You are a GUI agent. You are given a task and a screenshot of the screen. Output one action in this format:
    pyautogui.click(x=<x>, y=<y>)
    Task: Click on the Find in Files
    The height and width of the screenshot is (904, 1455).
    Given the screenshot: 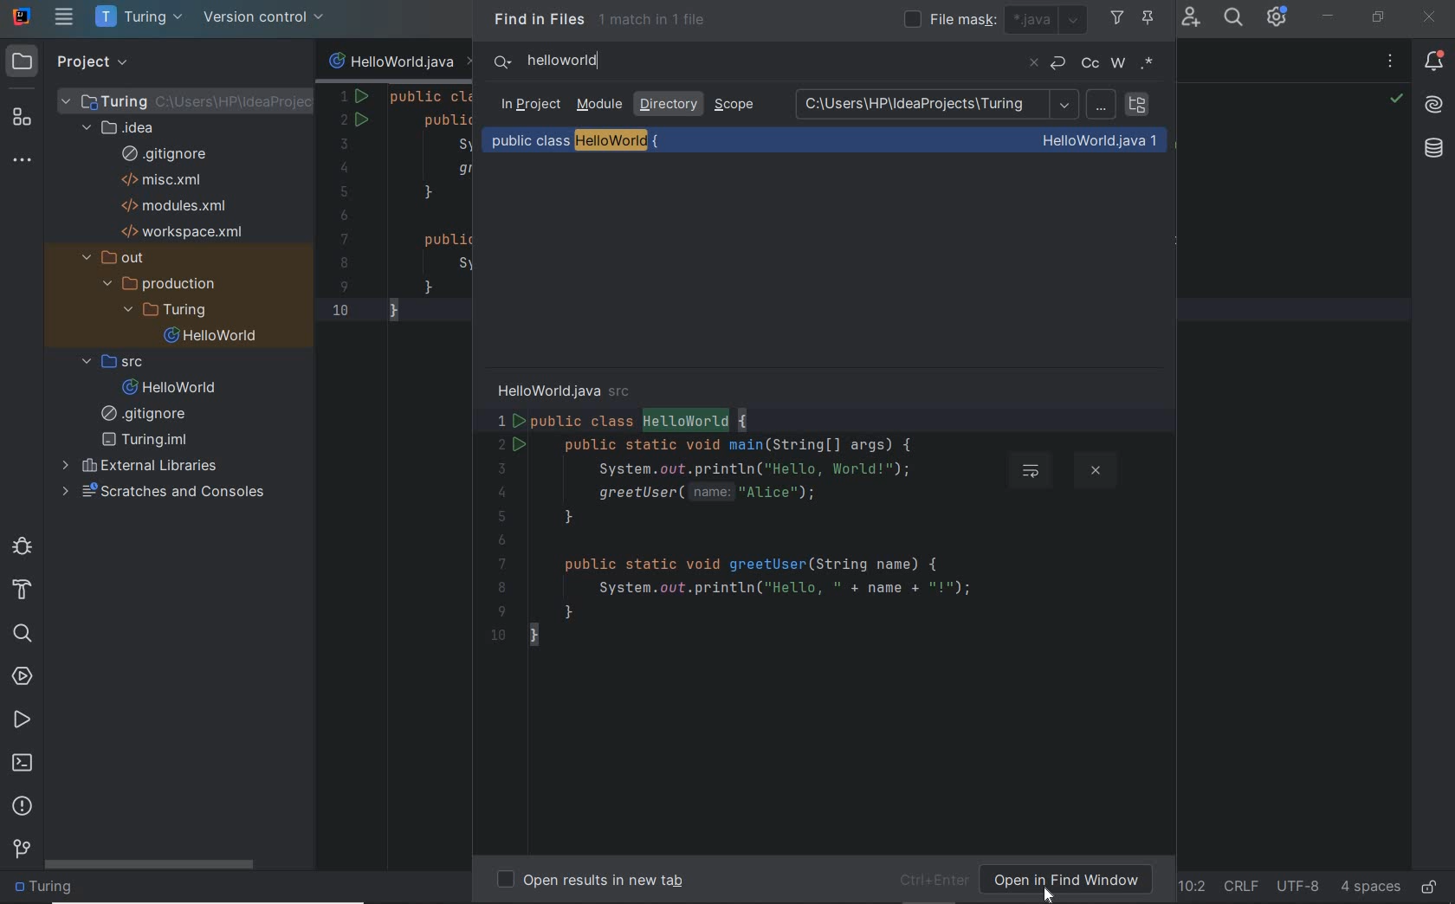 What is the action you would take?
    pyautogui.click(x=527, y=21)
    